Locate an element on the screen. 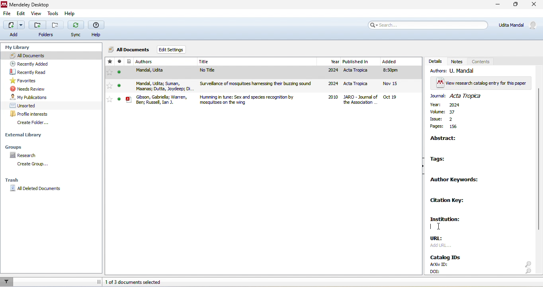 This screenshot has width=543, height=287. all delete documents is located at coordinates (35, 188).